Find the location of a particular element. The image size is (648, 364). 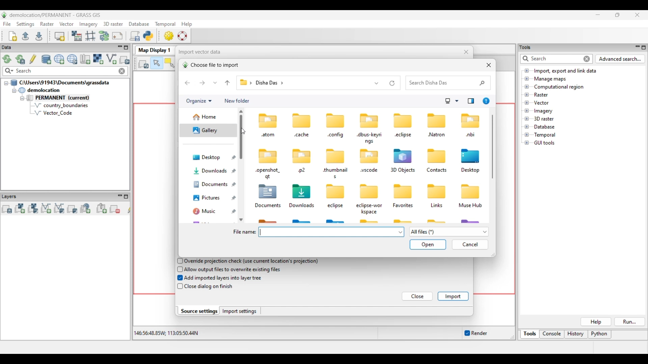

Reload current GRASS mapset only is located at coordinates (20, 59).